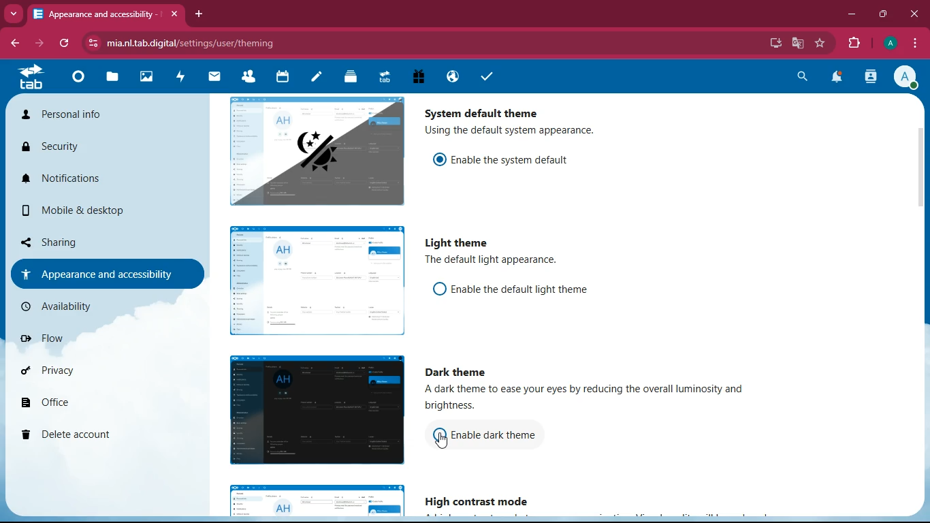  I want to click on description, so click(514, 131).